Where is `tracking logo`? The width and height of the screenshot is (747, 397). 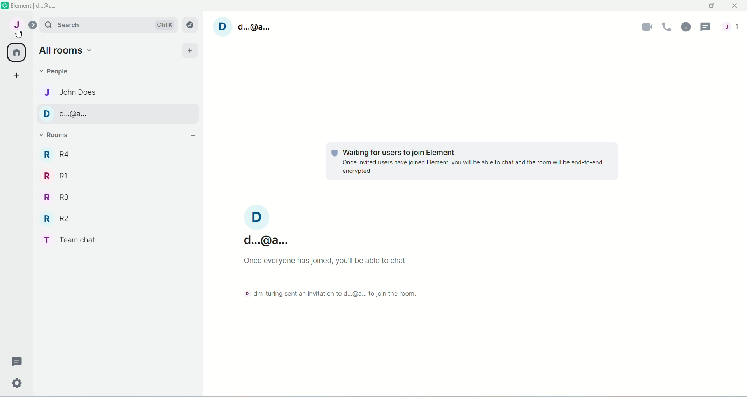
tracking logo is located at coordinates (333, 153).